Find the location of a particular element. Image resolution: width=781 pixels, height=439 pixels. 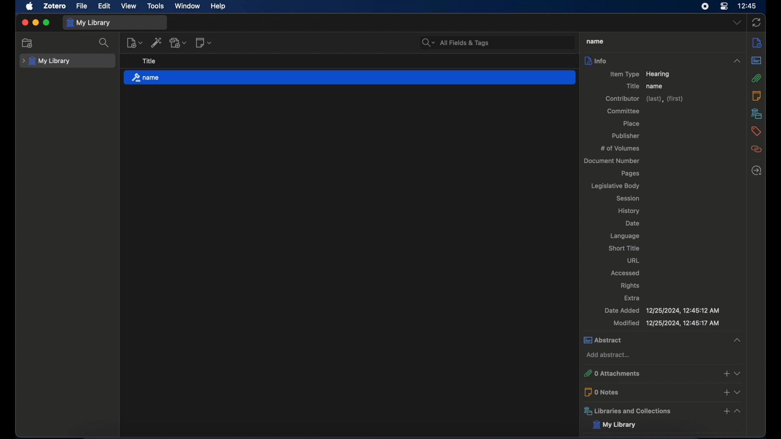

name is located at coordinates (654, 87).